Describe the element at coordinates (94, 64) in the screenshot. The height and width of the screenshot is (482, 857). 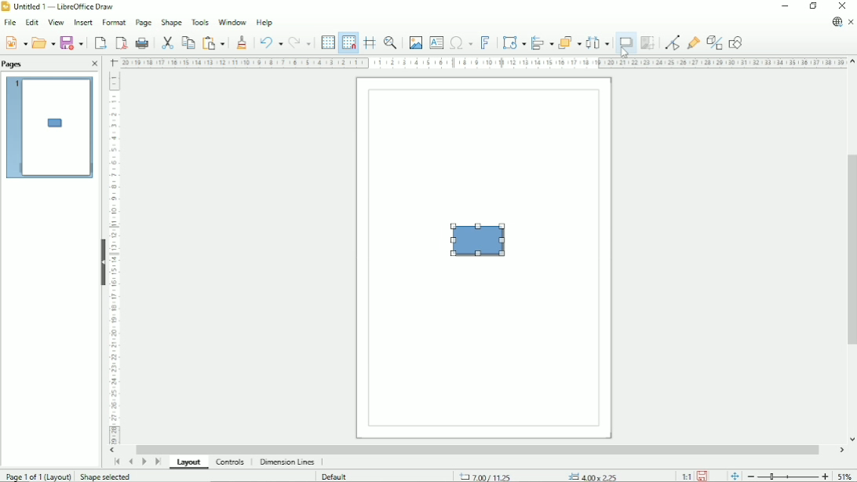
I see `Close` at that location.